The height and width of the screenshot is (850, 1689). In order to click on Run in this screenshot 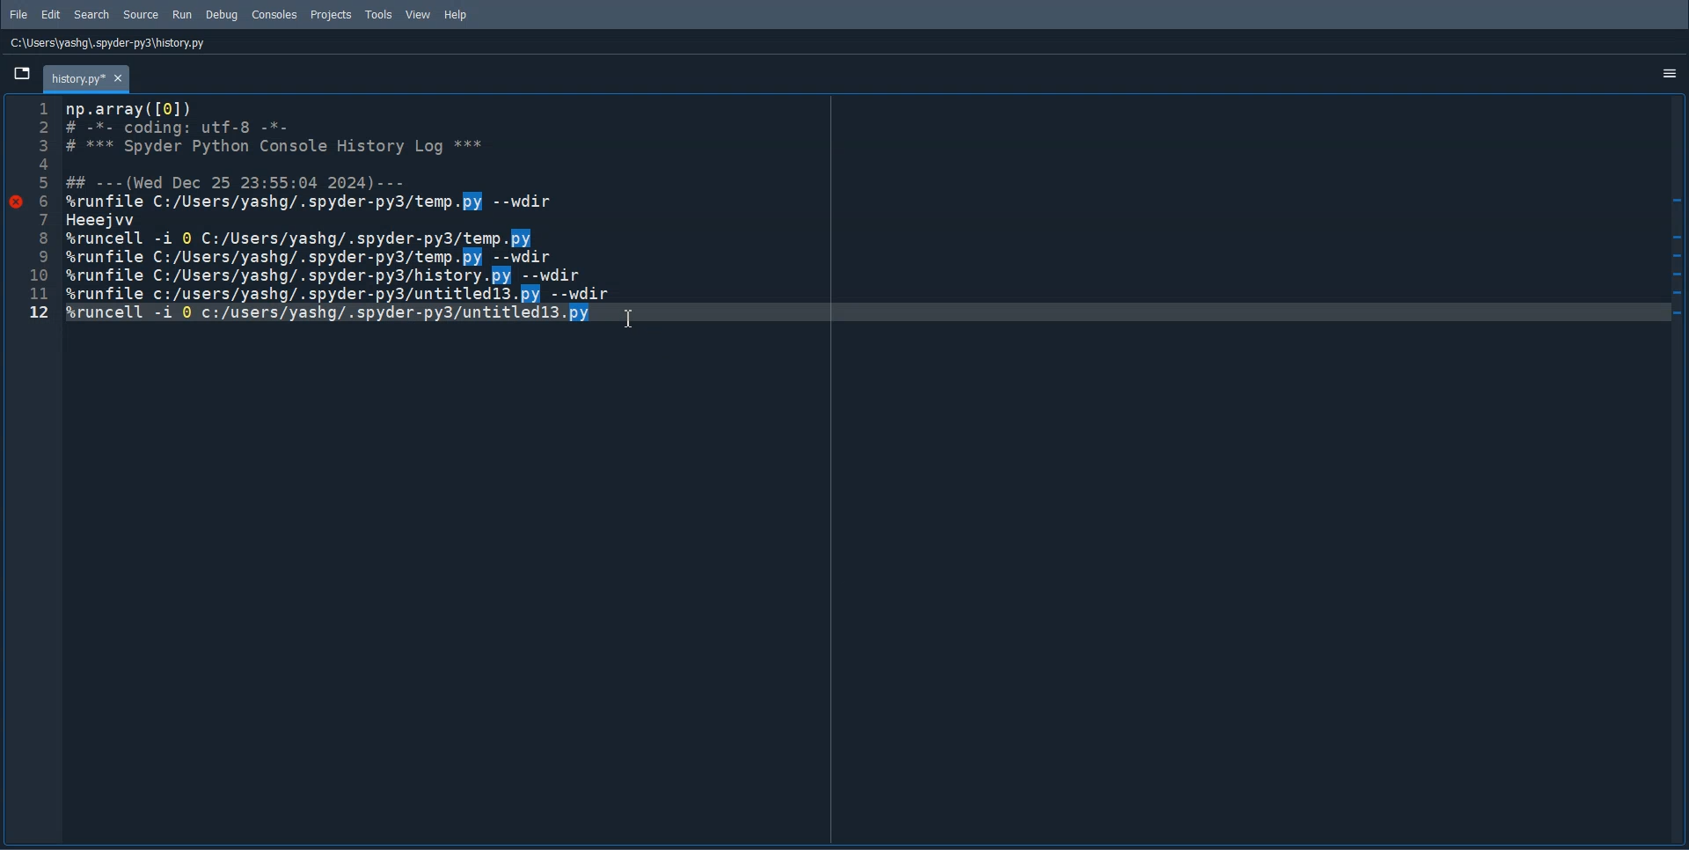, I will do `click(182, 15)`.